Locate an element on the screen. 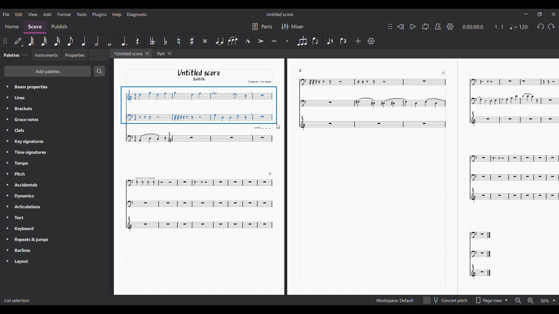  Home  is located at coordinates (12, 27).